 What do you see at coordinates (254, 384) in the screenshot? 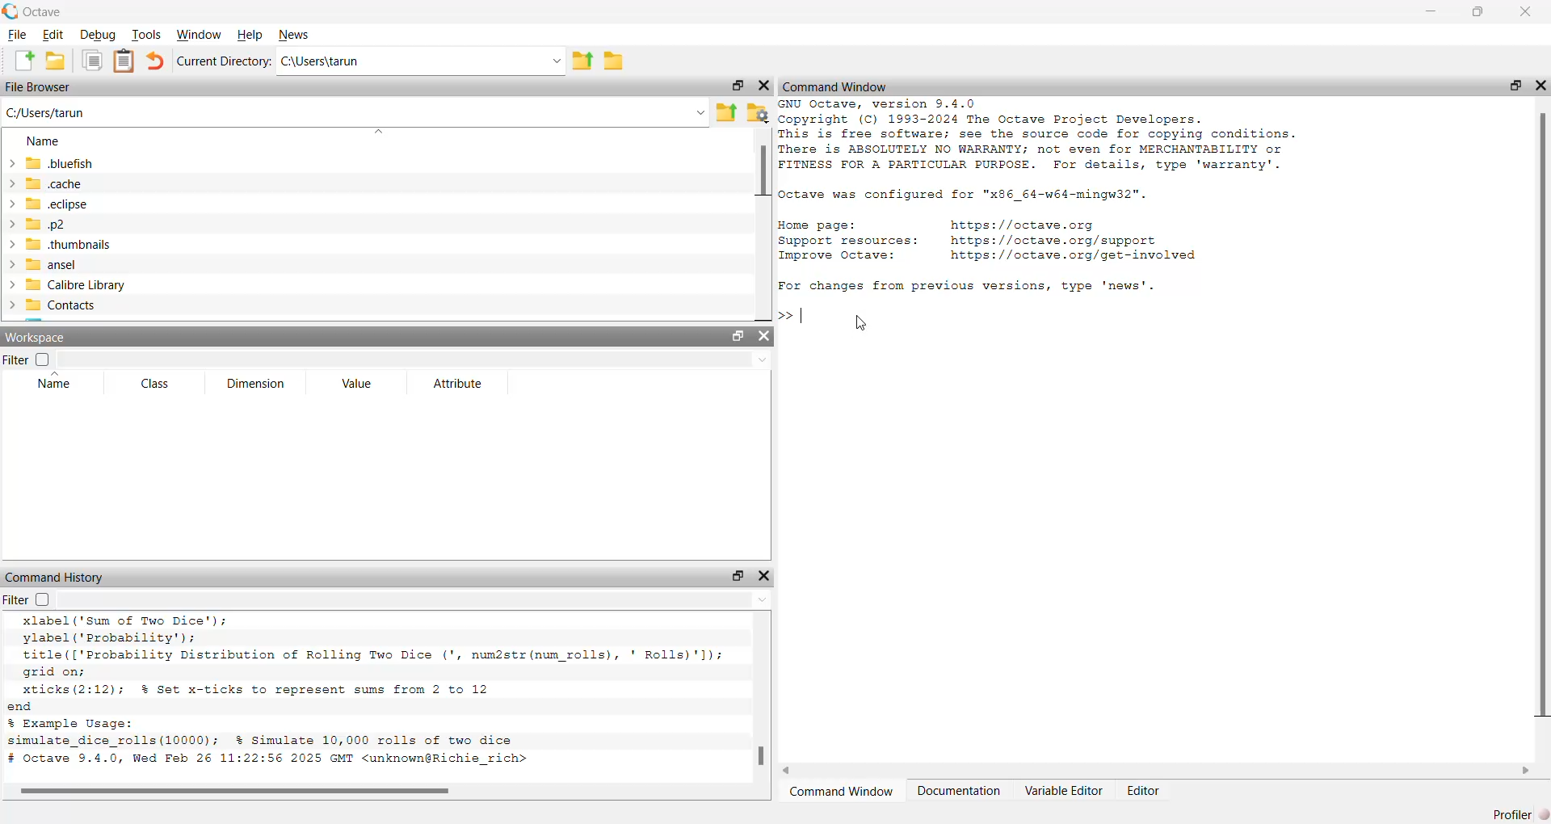
I see `Dimension` at bounding box center [254, 384].